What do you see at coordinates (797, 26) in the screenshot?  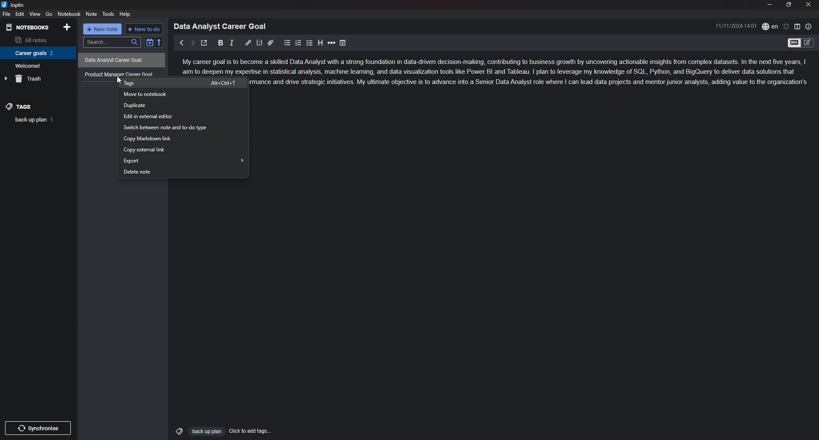 I see `toggle editor layout` at bounding box center [797, 26].